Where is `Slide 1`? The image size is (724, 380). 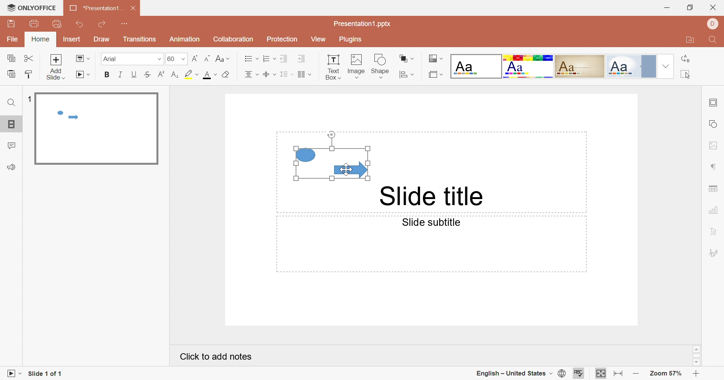
Slide 1 is located at coordinates (98, 129).